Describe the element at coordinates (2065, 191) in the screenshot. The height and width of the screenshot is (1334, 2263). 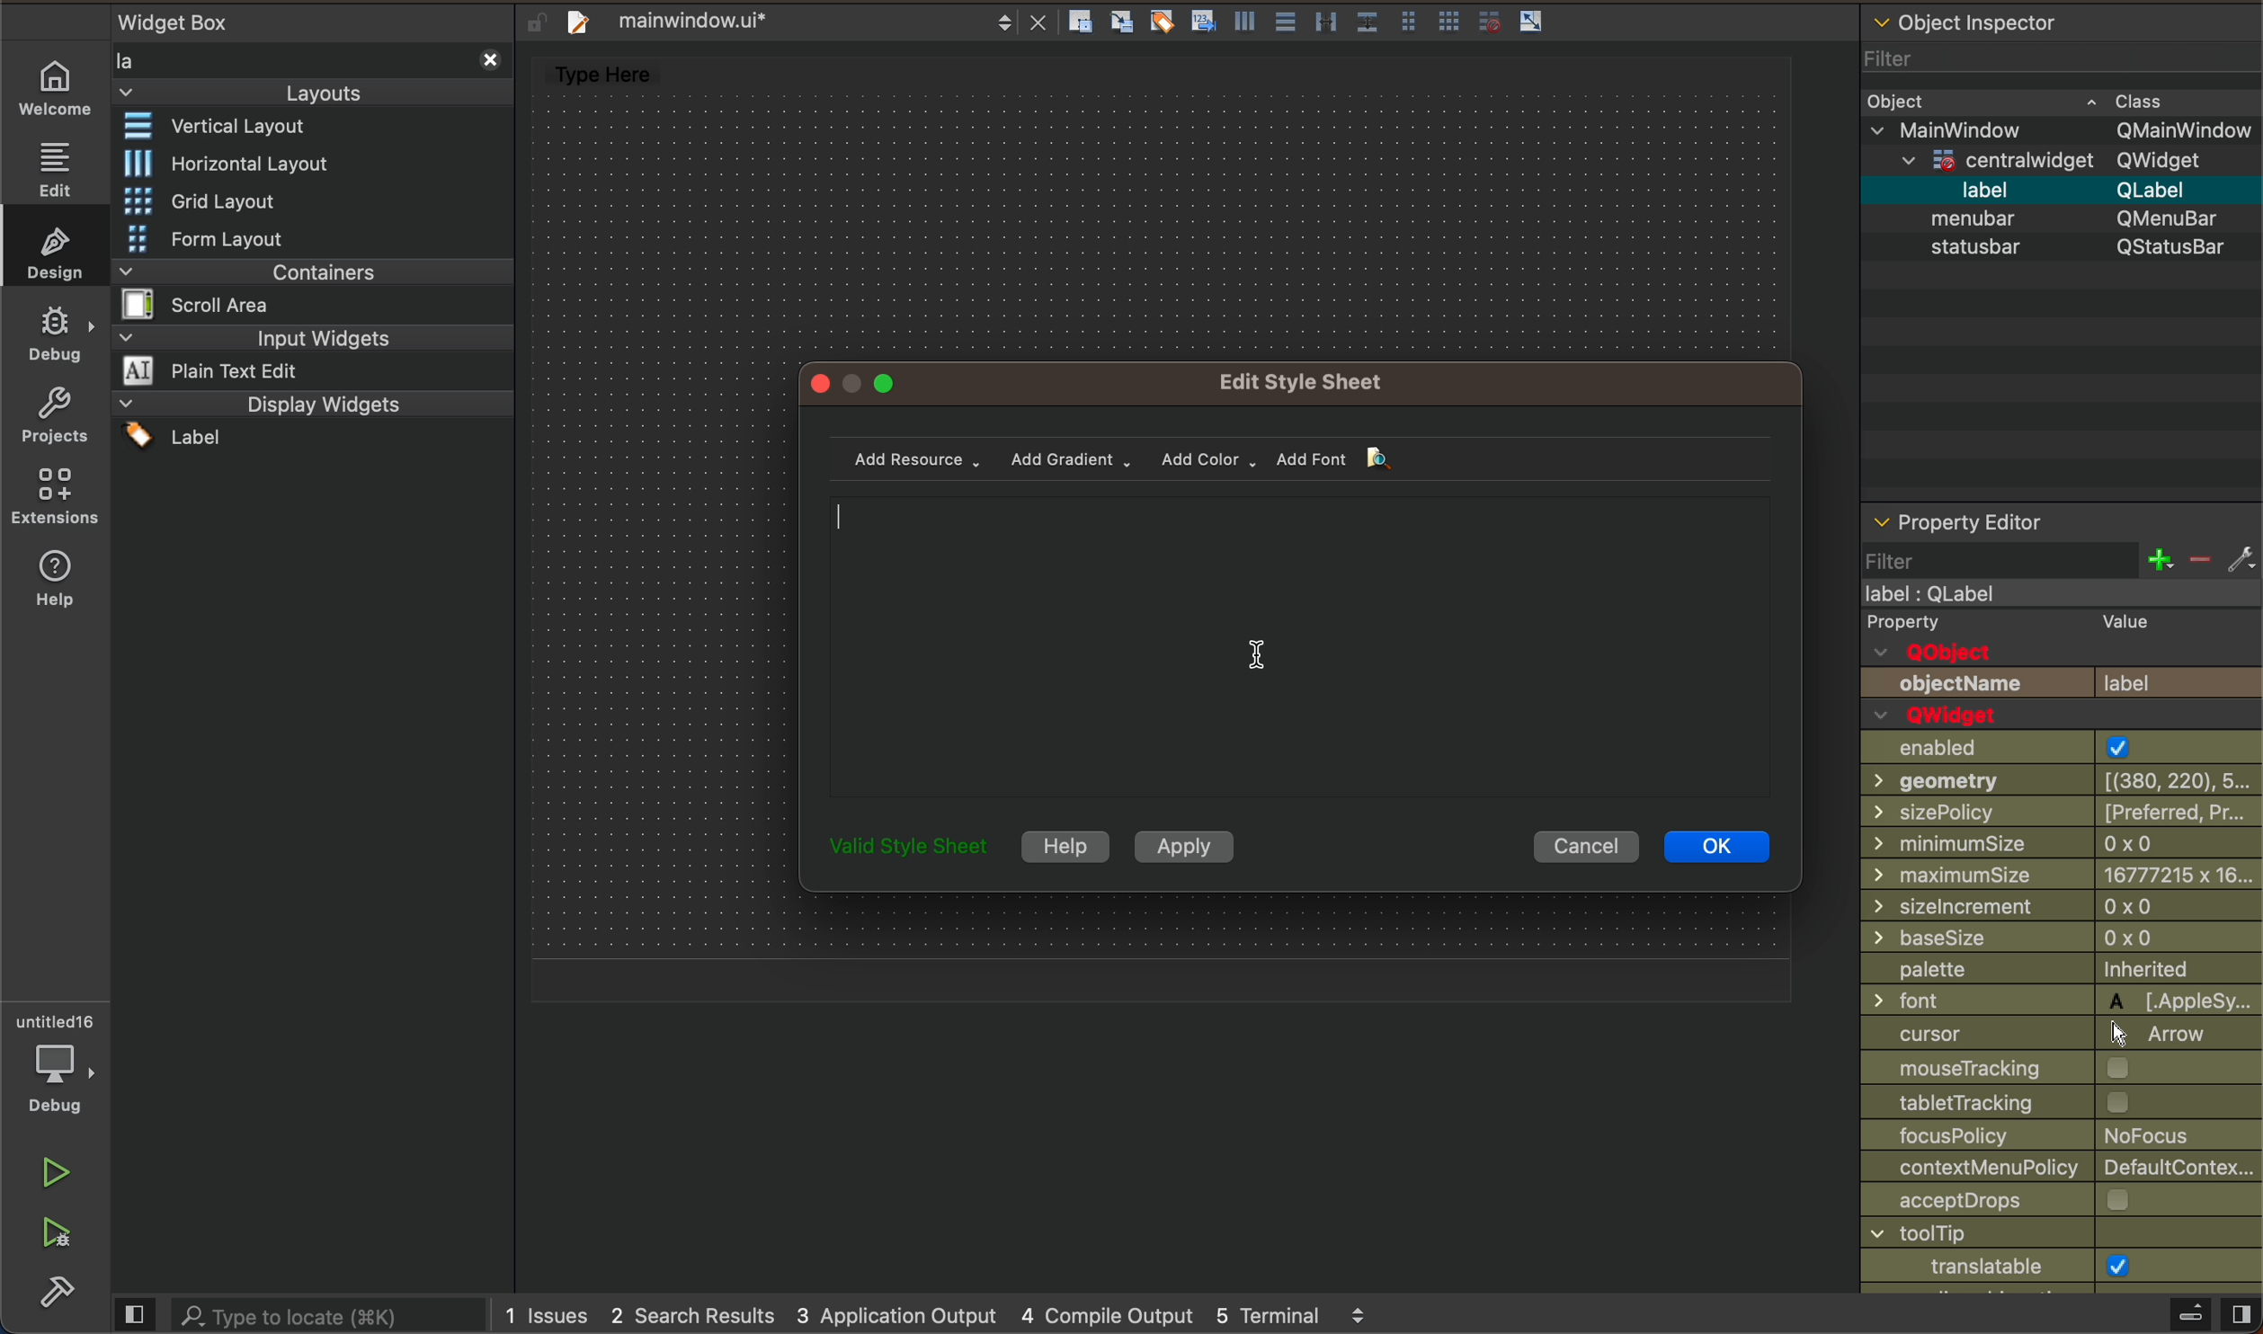
I see `label` at that location.